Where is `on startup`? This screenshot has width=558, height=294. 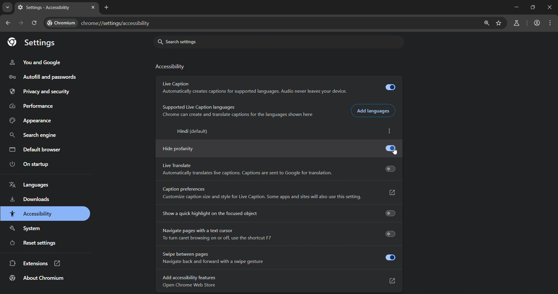 on startup is located at coordinates (29, 164).